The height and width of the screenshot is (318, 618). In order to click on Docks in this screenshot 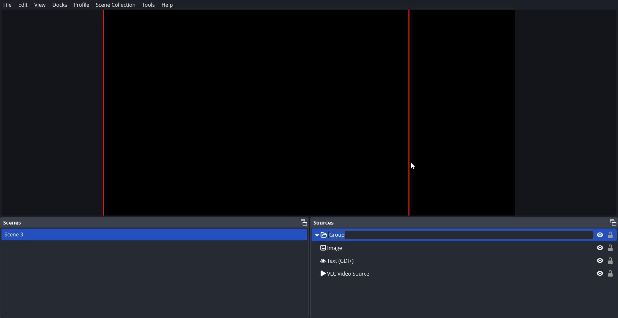, I will do `click(60, 5)`.